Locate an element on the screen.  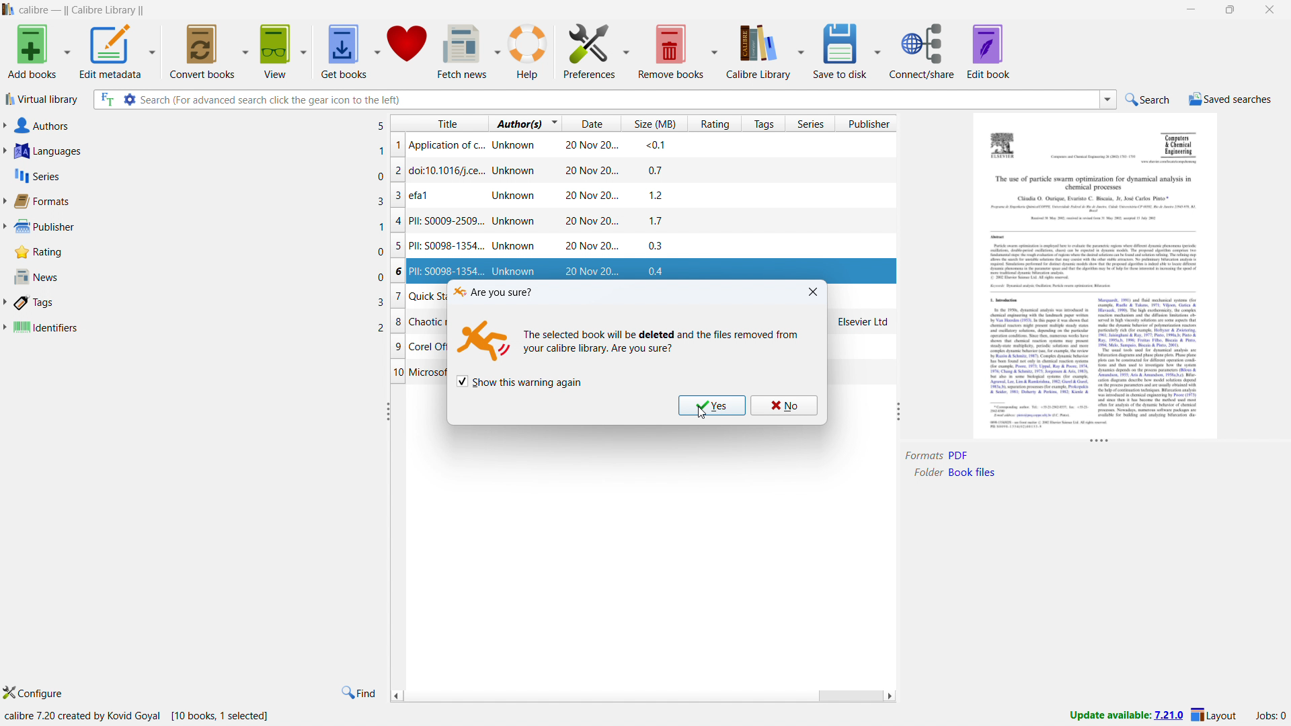
edit metadata options is located at coordinates (153, 48).